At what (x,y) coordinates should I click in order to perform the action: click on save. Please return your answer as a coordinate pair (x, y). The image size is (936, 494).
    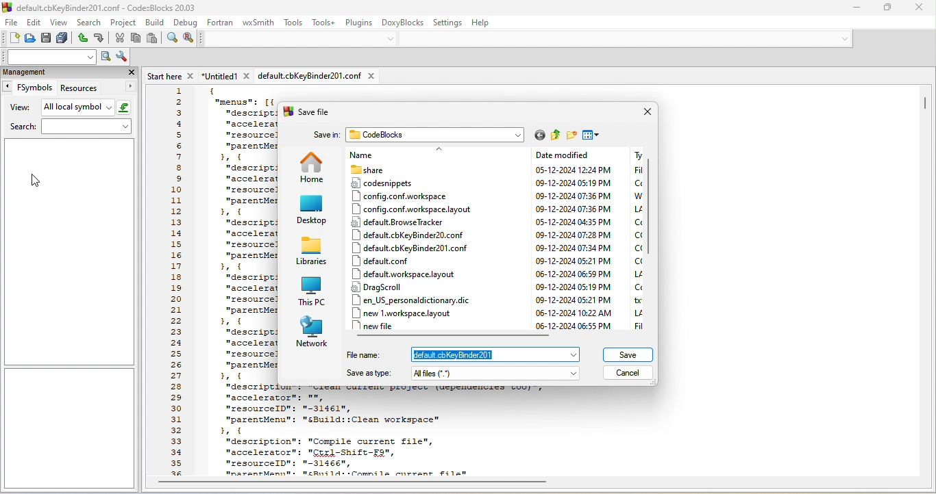
    Looking at the image, I should click on (629, 355).